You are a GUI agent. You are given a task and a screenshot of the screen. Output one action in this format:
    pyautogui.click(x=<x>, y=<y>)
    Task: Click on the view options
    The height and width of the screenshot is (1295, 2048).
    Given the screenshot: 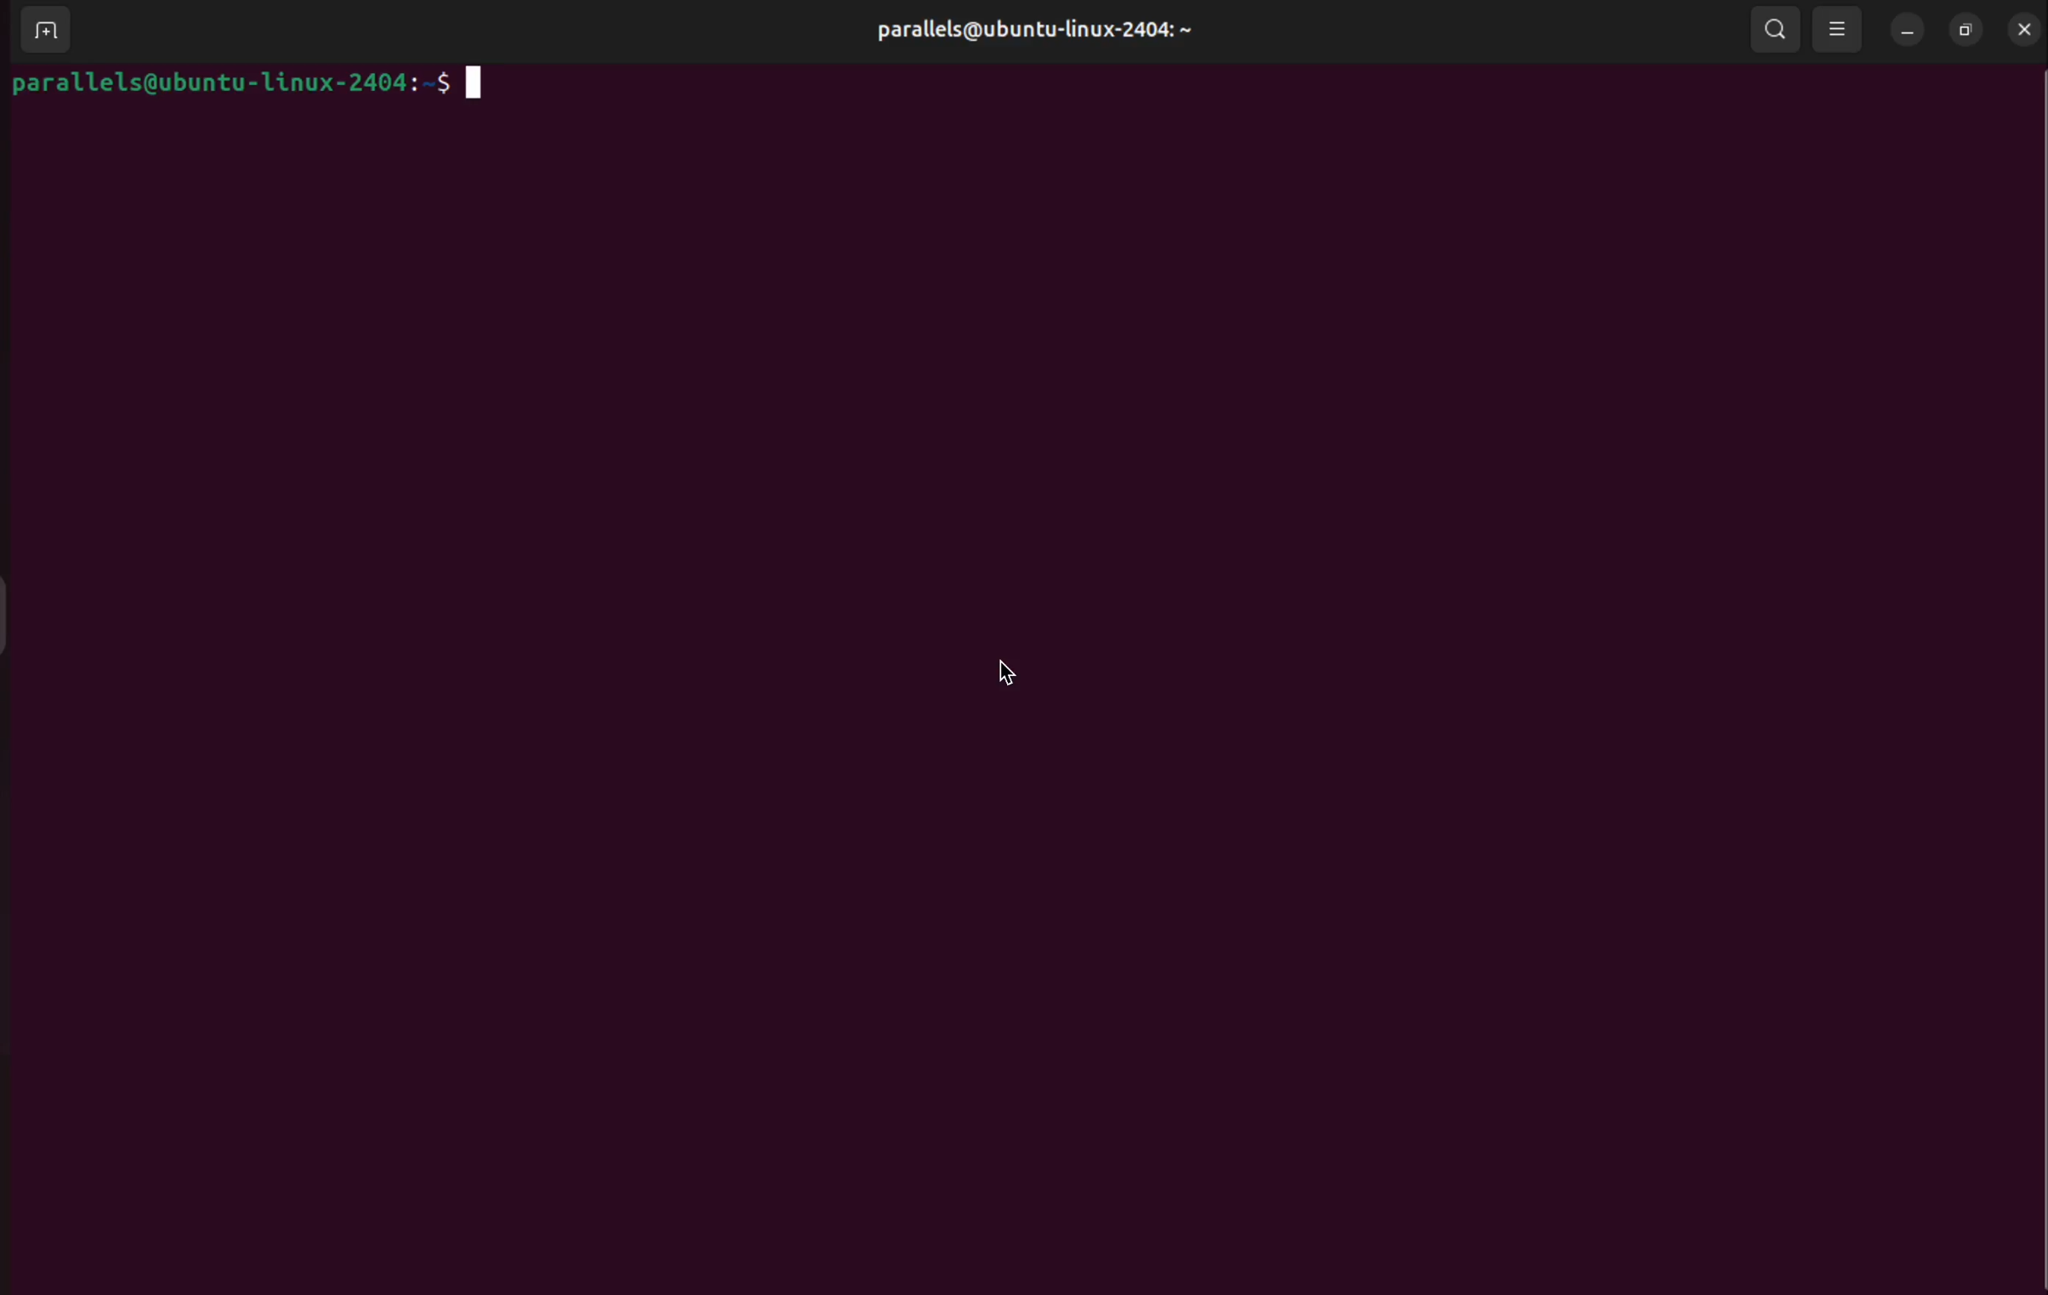 What is the action you would take?
    pyautogui.click(x=1837, y=30)
    